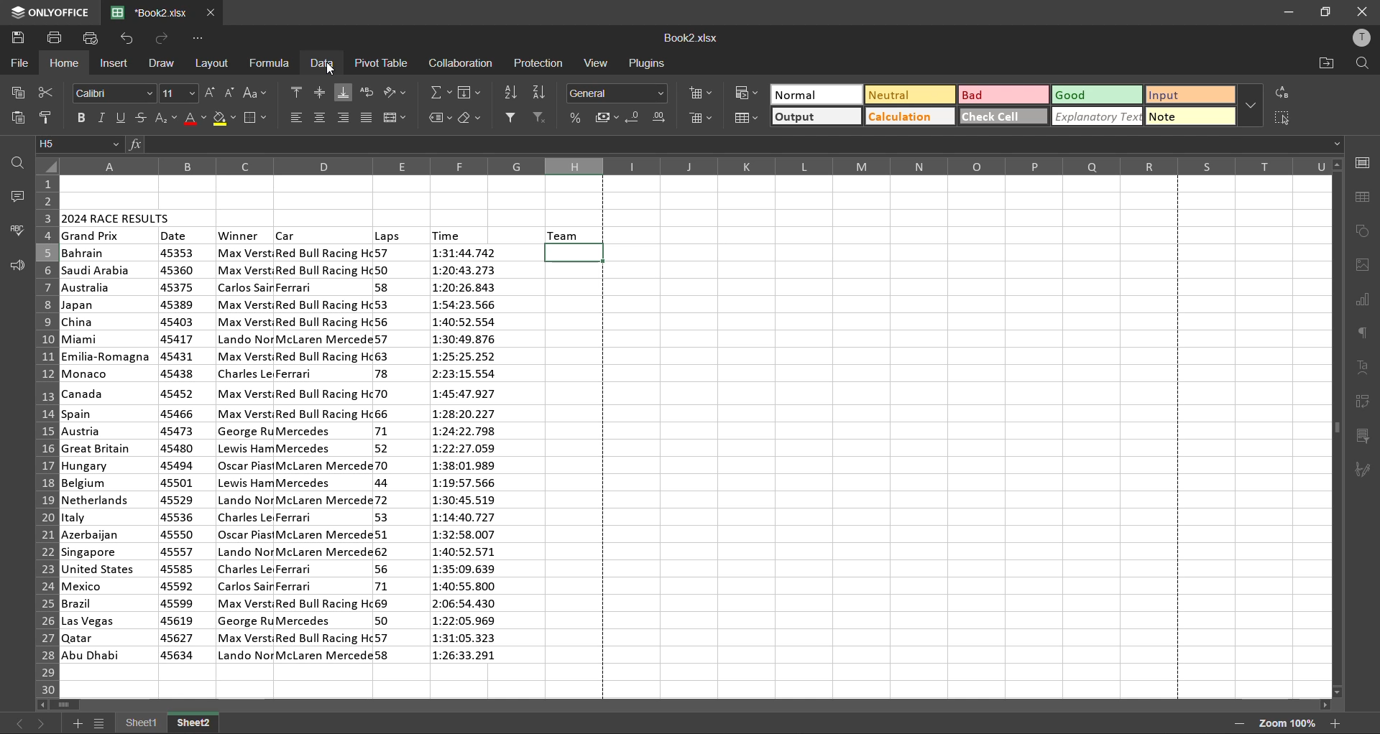 This screenshot has width=1380, height=734. I want to click on percent, so click(576, 118).